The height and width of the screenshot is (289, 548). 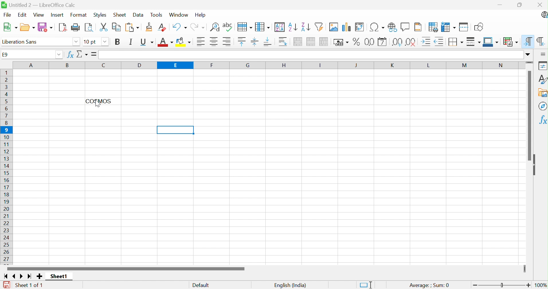 I want to click on Font size, so click(x=91, y=42).